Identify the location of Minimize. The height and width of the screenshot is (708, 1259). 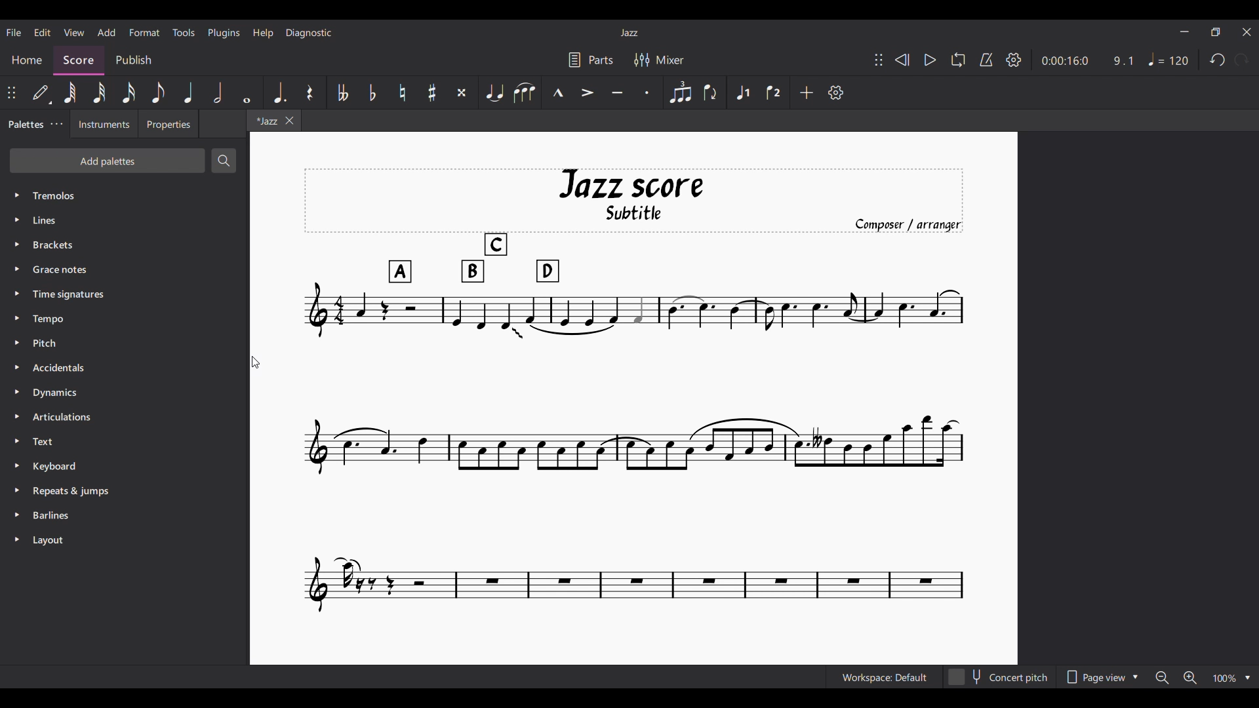
(1184, 31).